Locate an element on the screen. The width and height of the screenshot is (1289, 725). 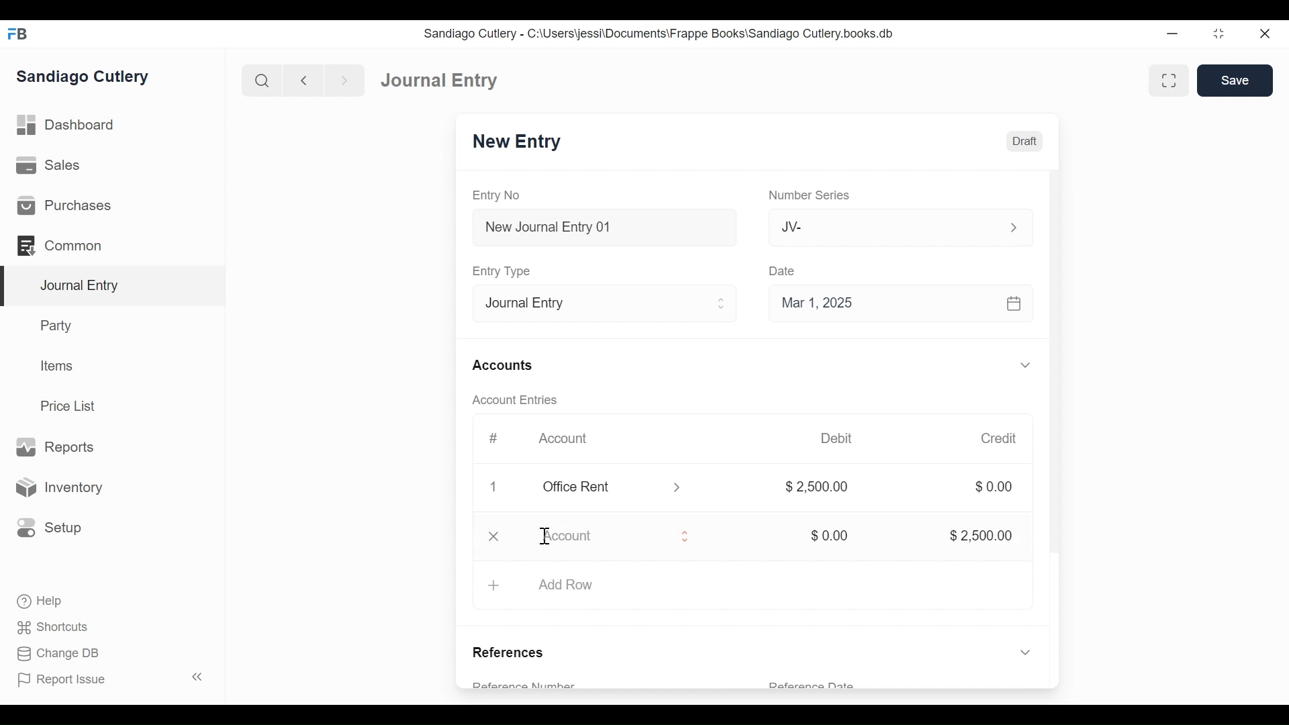
# is located at coordinates (489, 438).